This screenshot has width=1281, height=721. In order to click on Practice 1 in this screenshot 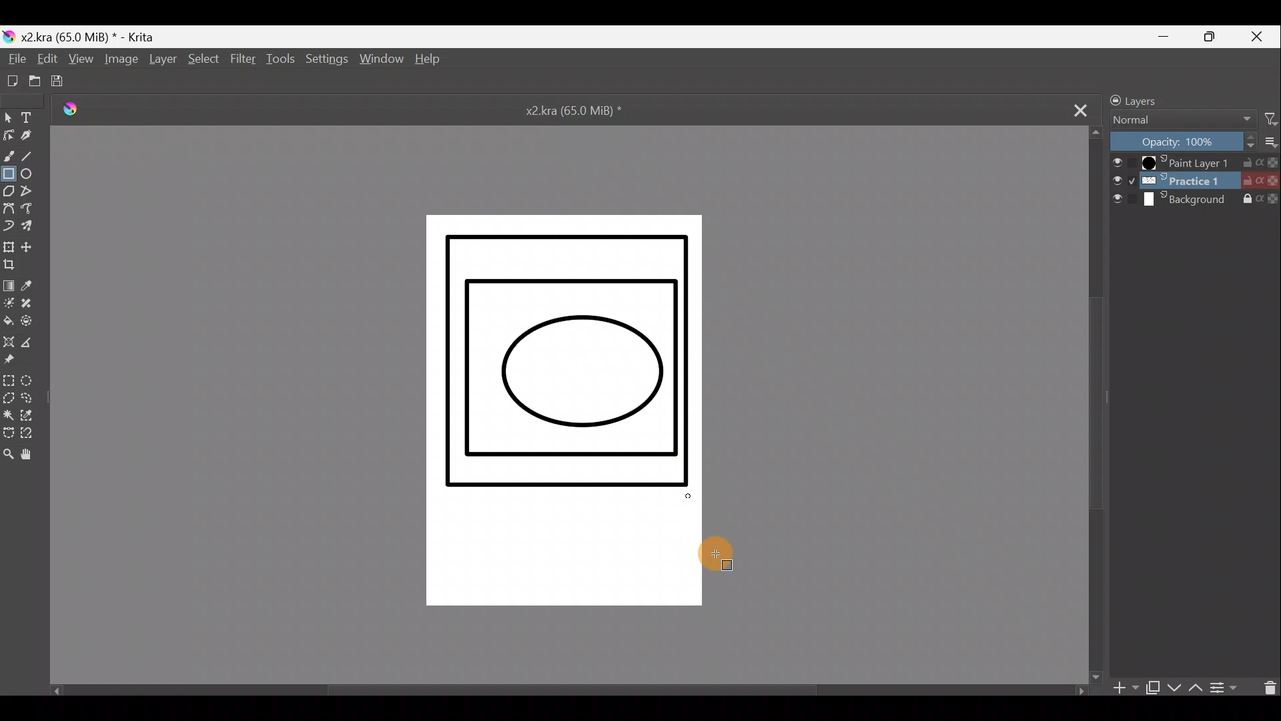, I will do `click(1196, 182)`.